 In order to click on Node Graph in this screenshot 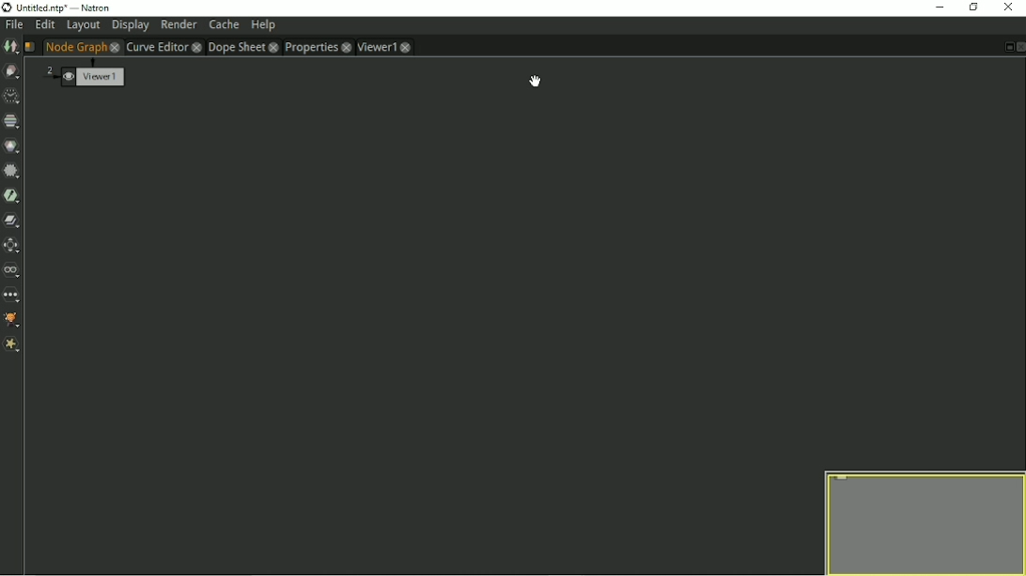, I will do `click(75, 47)`.